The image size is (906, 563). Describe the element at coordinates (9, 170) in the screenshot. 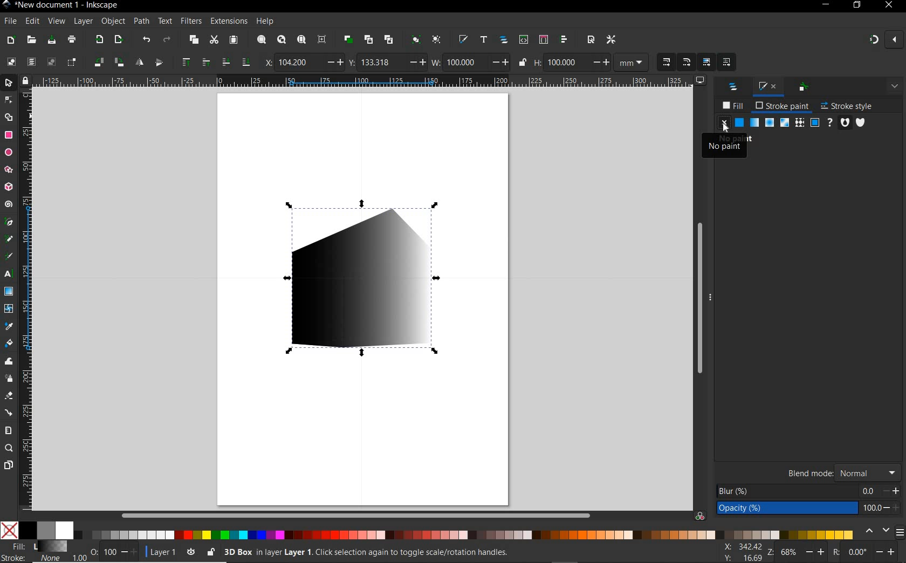

I see `STAR TOOL` at that location.